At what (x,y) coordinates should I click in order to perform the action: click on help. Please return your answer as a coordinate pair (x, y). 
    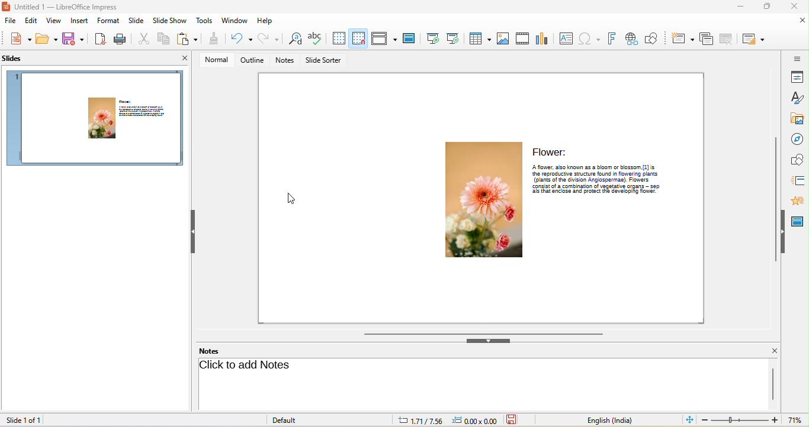
    Looking at the image, I should click on (265, 21).